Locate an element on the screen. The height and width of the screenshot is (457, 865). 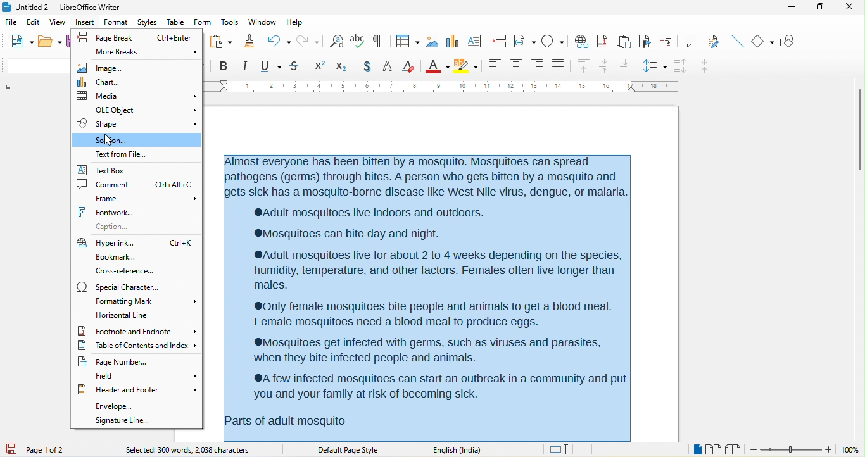
page break is located at coordinates (134, 37).